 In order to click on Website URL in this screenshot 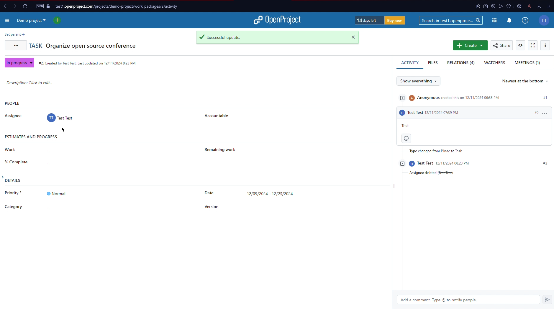, I will do `click(119, 7)`.